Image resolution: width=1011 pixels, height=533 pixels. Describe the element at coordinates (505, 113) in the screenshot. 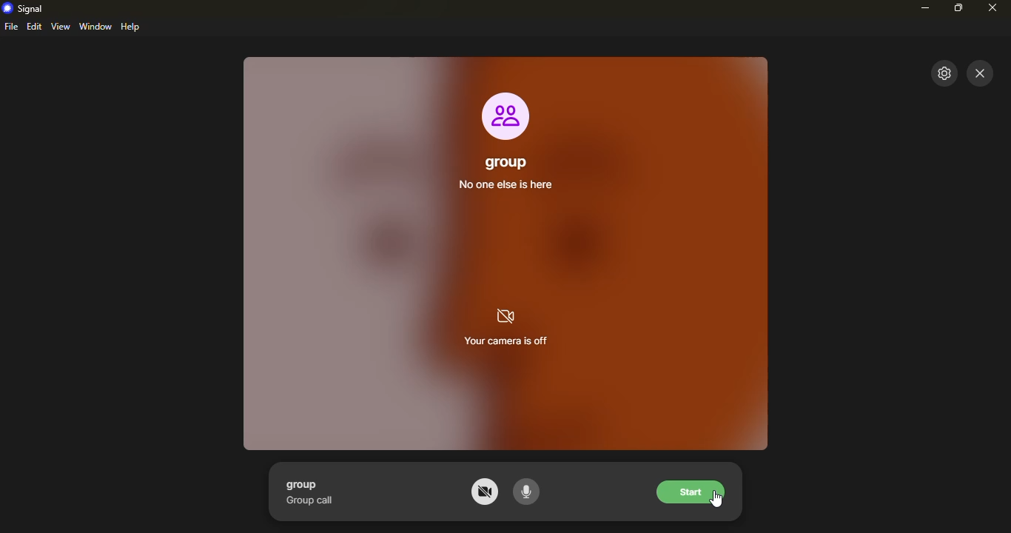

I see `profile` at that location.